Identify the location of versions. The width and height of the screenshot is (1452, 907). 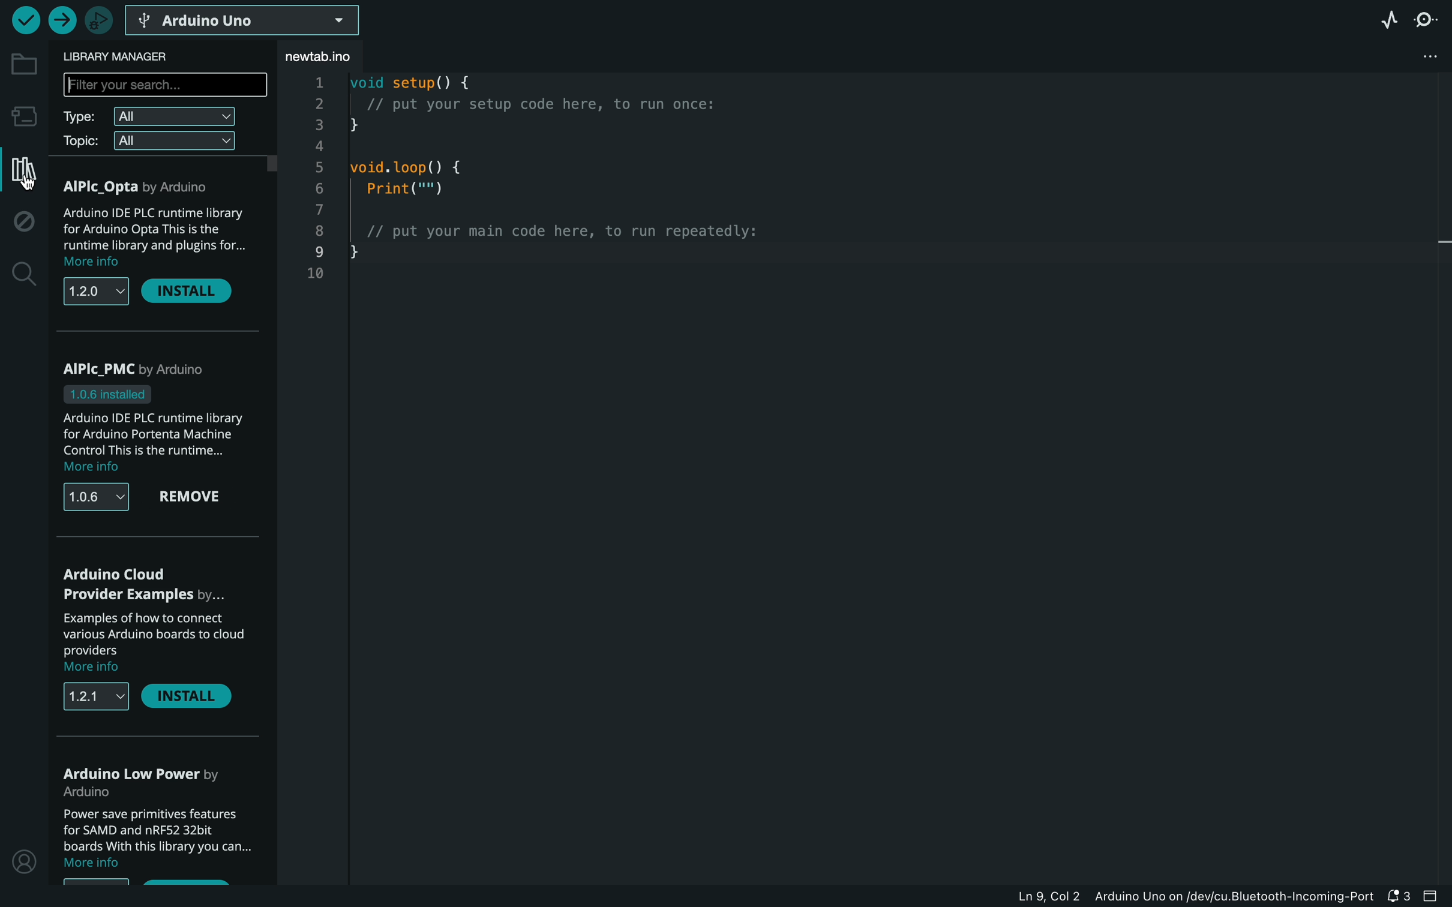
(94, 698).